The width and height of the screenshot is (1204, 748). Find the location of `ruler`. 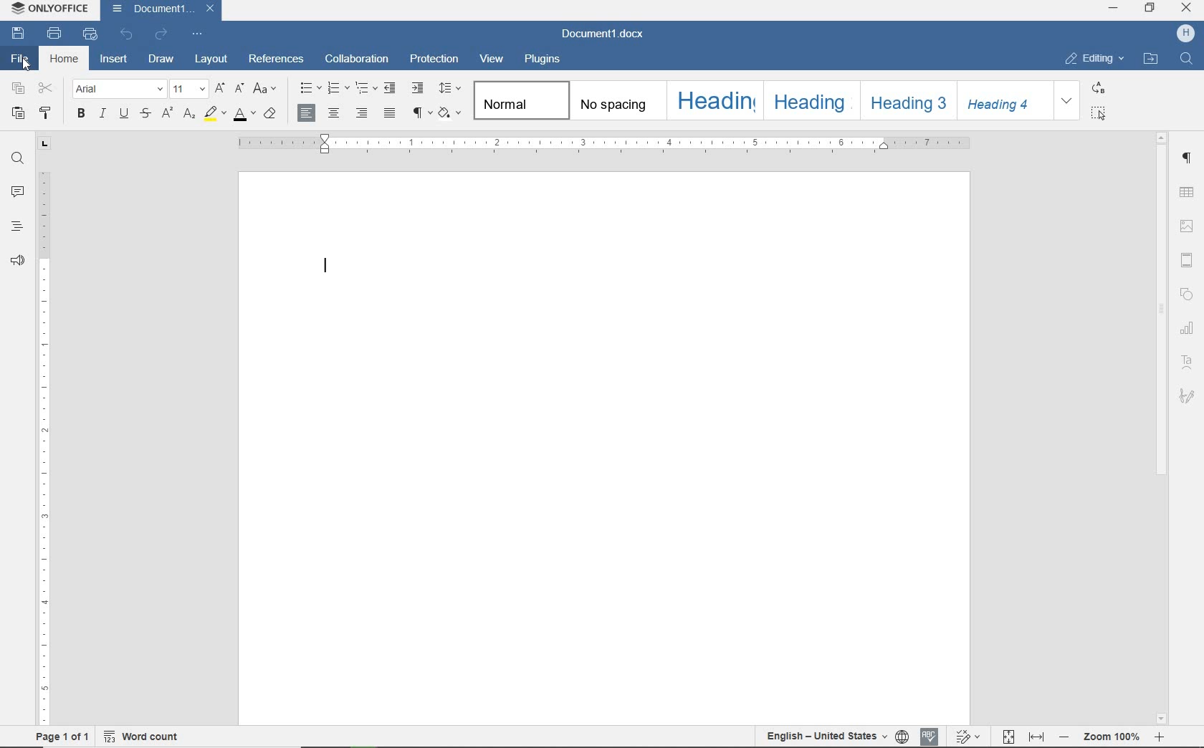

ruler is located at coordinates (45, 446).